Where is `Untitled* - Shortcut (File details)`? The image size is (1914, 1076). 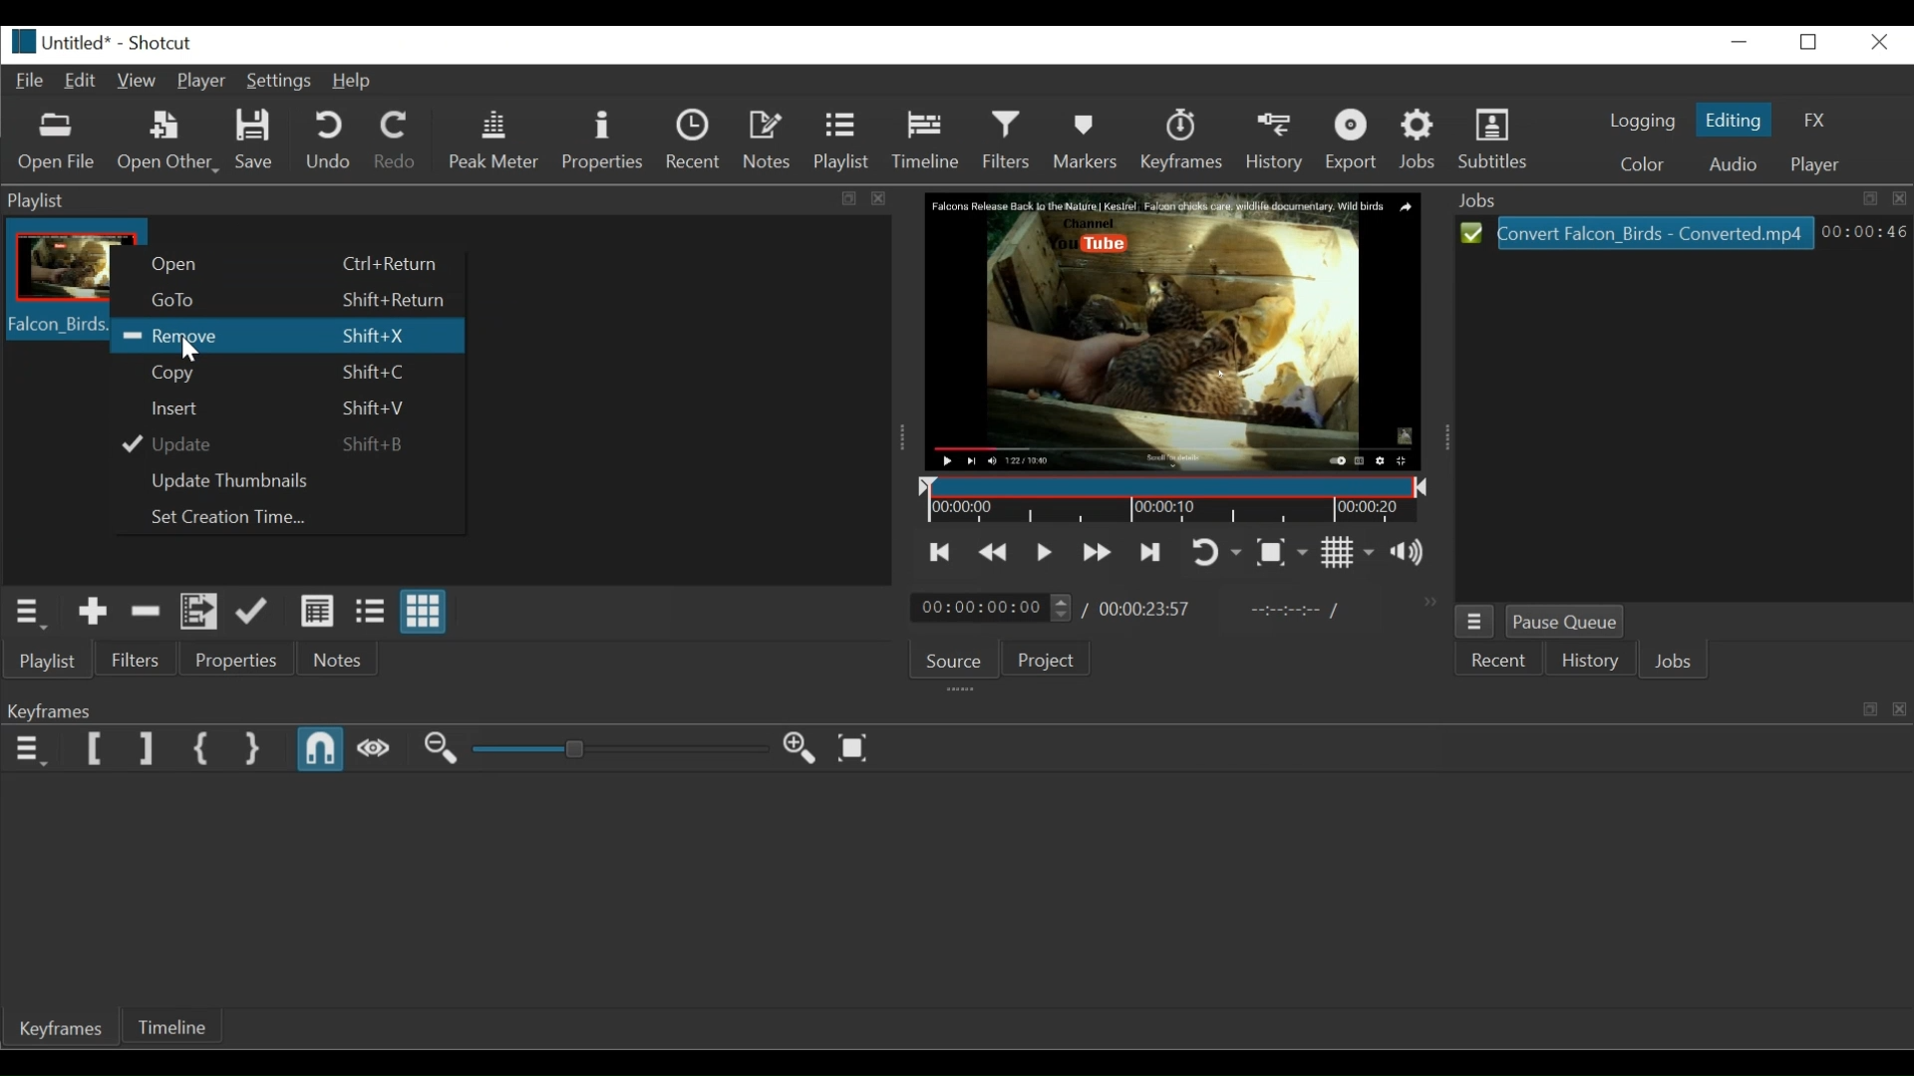 Untitled* - Shortcut (File details) is located at coordinates (99, 41).